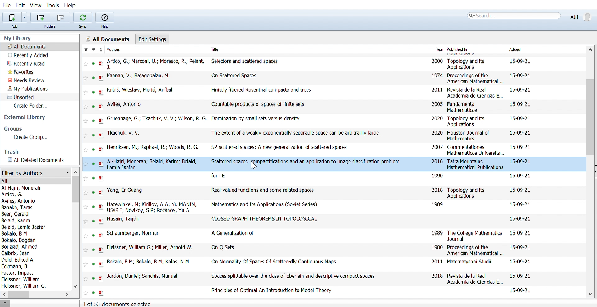 This screenshot has width=597, height=307. What do you see at coordinates (30, 55) in the screenshot?
I see `Recently added` at bounding box center [30, 55].